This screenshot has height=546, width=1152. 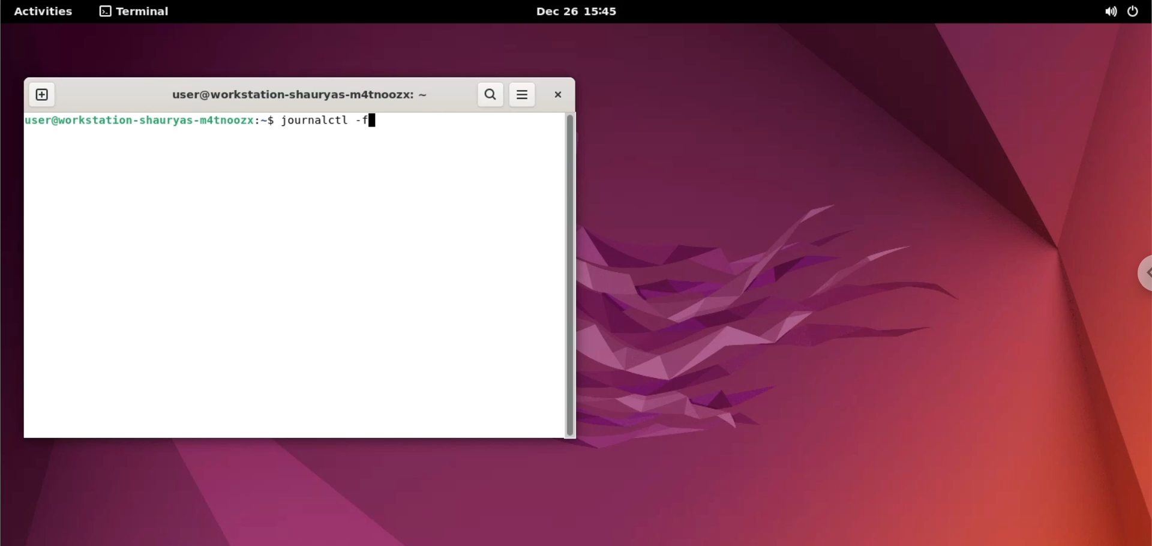 What do you see at coordinates (292, 289) in the screenshot?
I see `command input box` at bounding box center [292, 289].